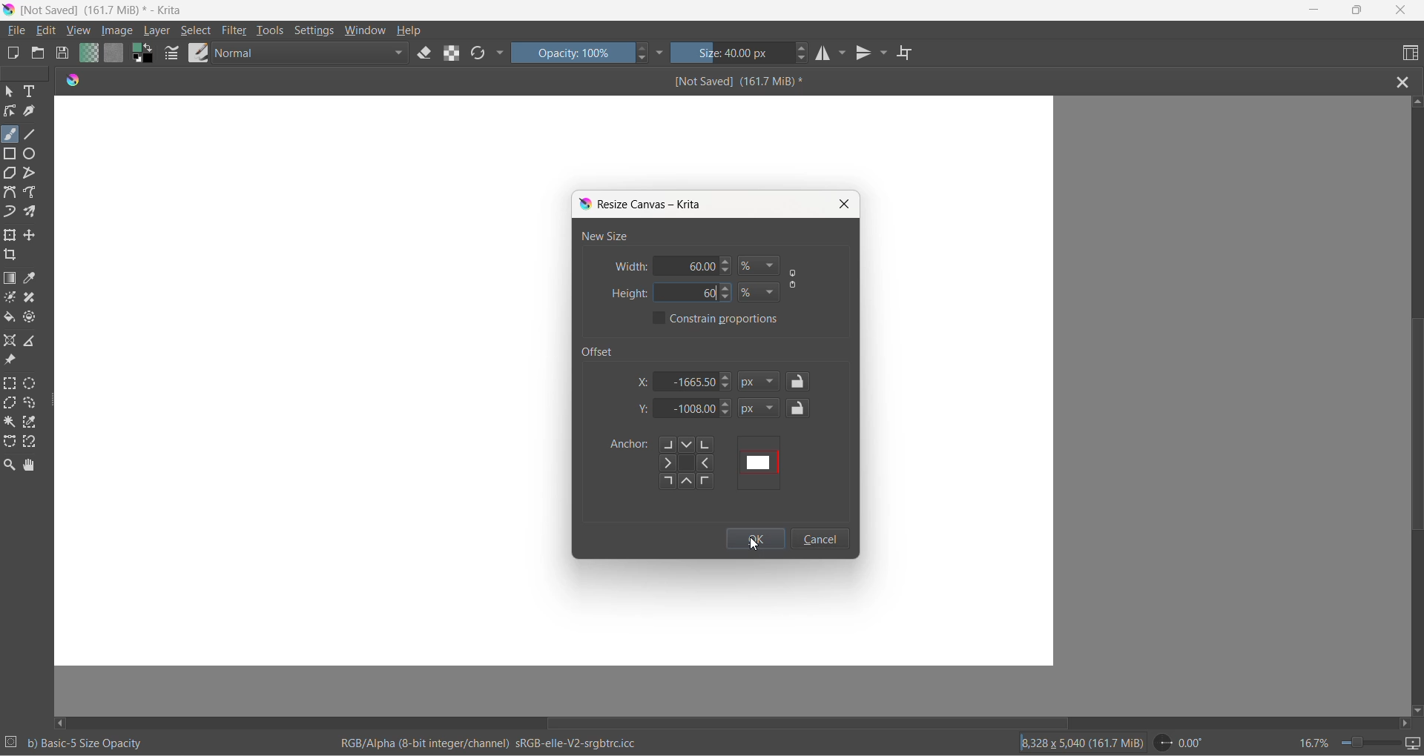 The image size is (1424, 756). What do you see at coordinates (885, 55) in the screenshot?
I see `vertical mirror setting dropdown button` at bounding box center [885, 55].